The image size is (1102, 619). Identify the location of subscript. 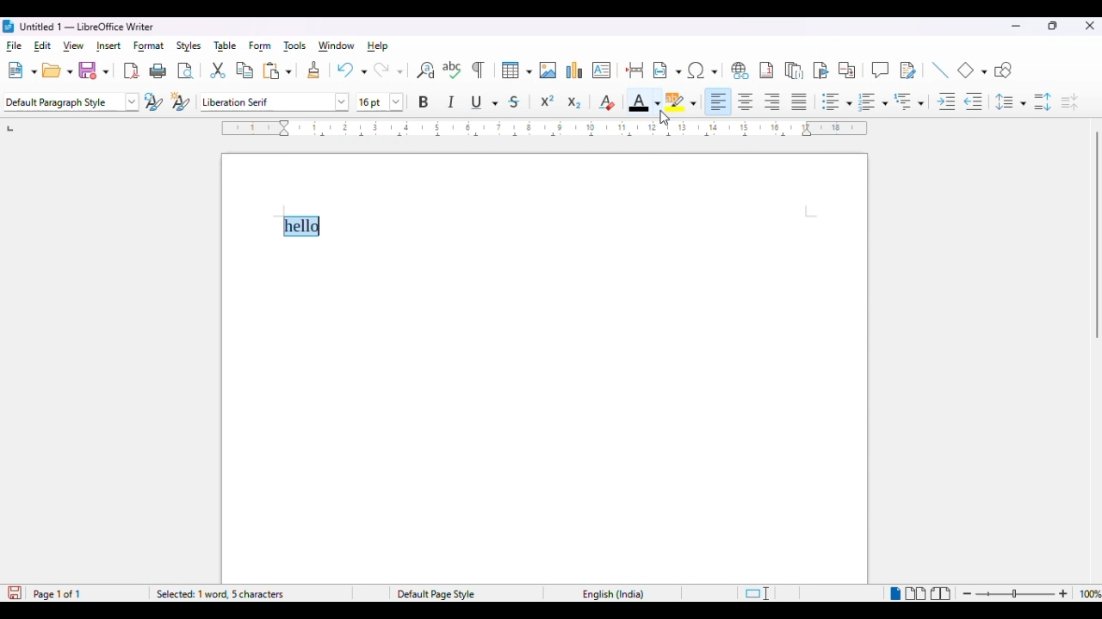
(573, 103).